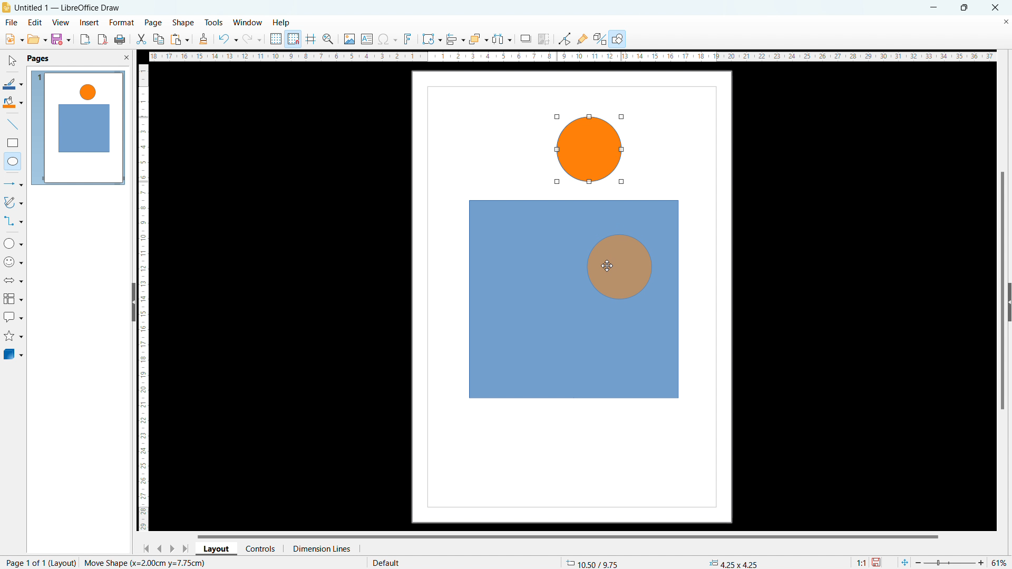  Describe the element at coordinates (13, 201) in the screenshot. I see `curves and polygonas` at that location.